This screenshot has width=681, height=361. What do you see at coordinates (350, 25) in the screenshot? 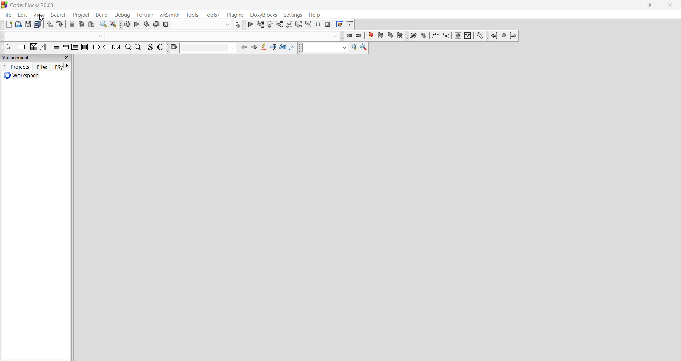
I see `various info` at bounding box center [350, 25].